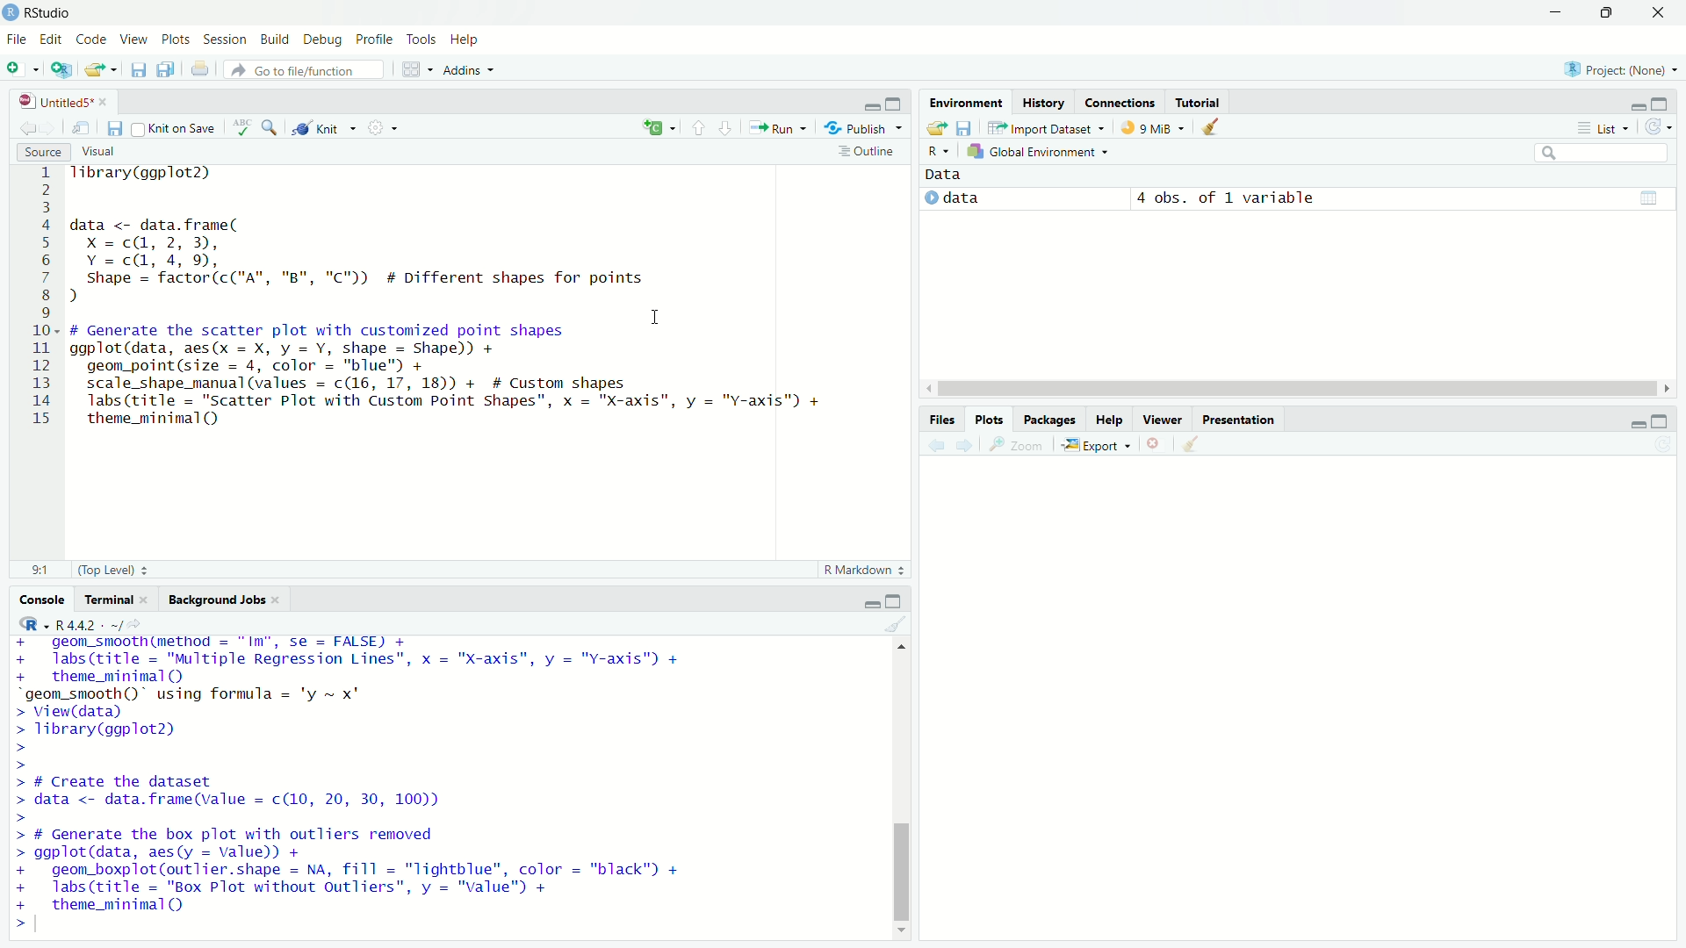 This screenshot has height=948, width=1686. I want to click on Edit, so click(50, 38).